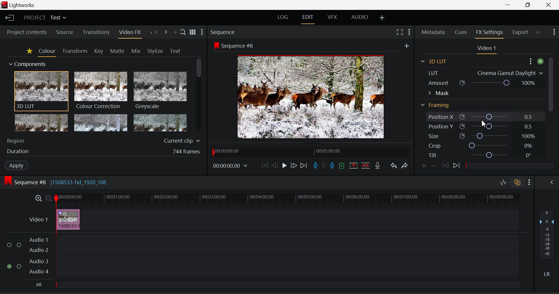 The height and width of the screenshot is (294, 559). Describe the element at coordinates (41, 123) in the screenshot. I see `Glow` at that location.